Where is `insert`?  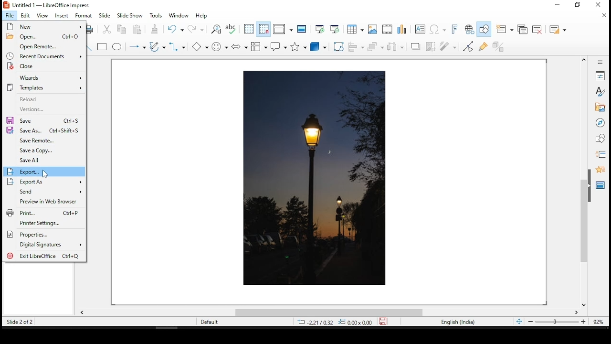 insert is located at coordinates (62, 16).